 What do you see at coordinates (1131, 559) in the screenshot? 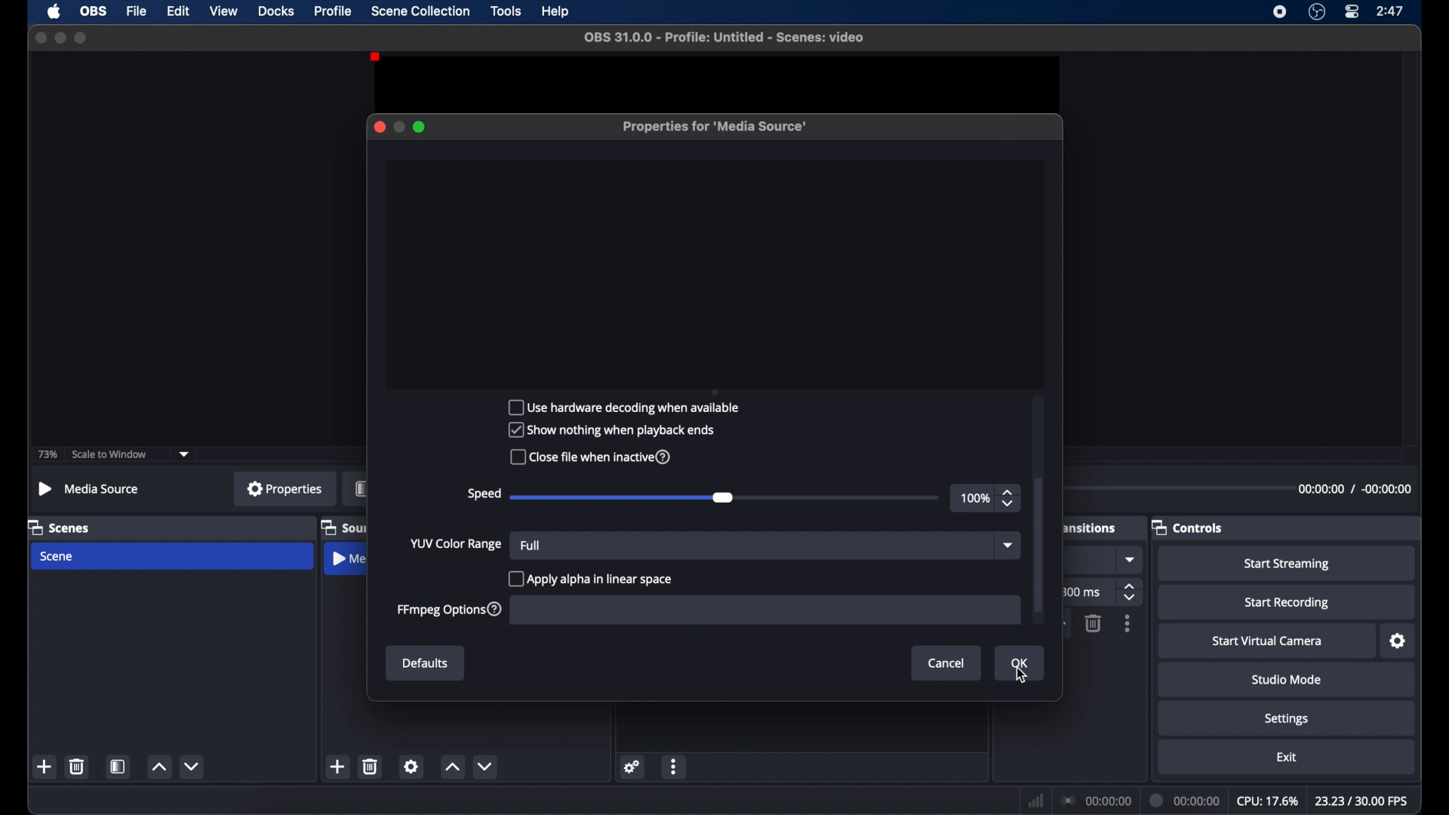
I see `dropdown` at bounding box center [1131, 559].